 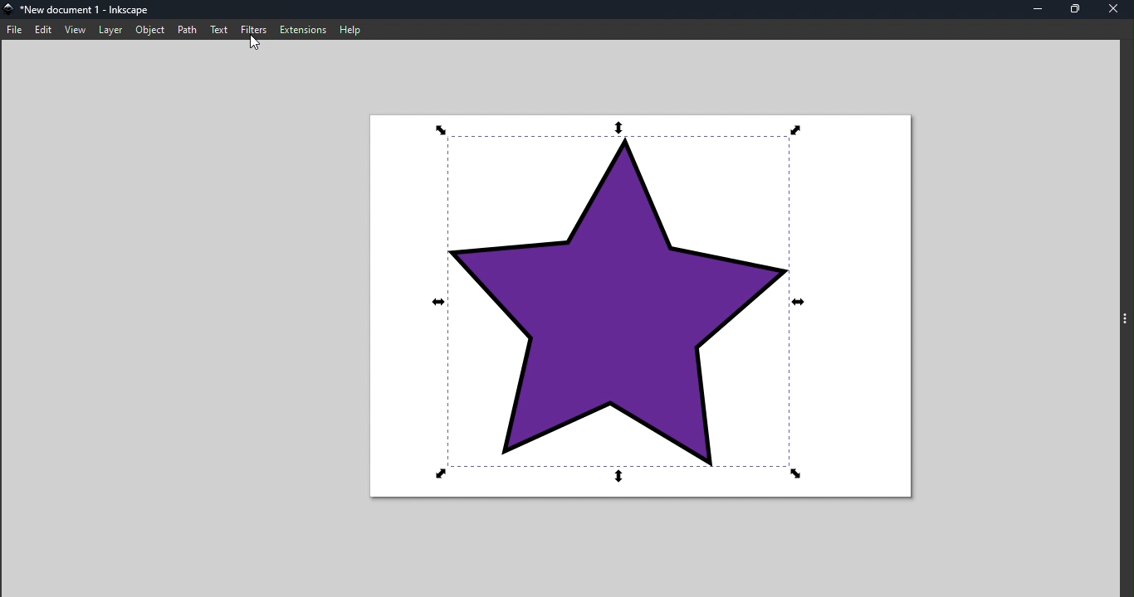 What do you see at coordinates (256, 30) in the screenshot?
I see `Filters` at bounding box center [256, 30].